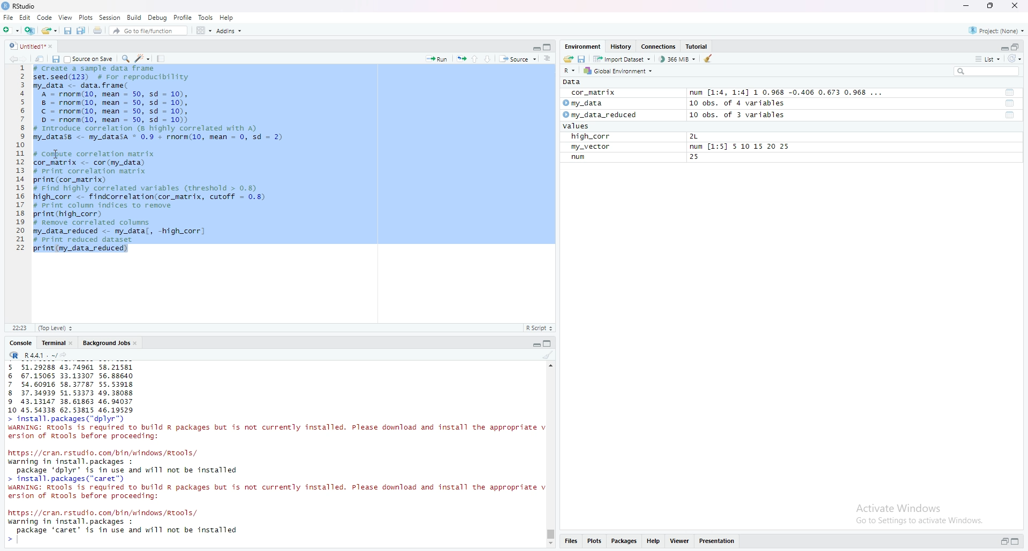  I want to click on Go to file/function , so click(150, 31).